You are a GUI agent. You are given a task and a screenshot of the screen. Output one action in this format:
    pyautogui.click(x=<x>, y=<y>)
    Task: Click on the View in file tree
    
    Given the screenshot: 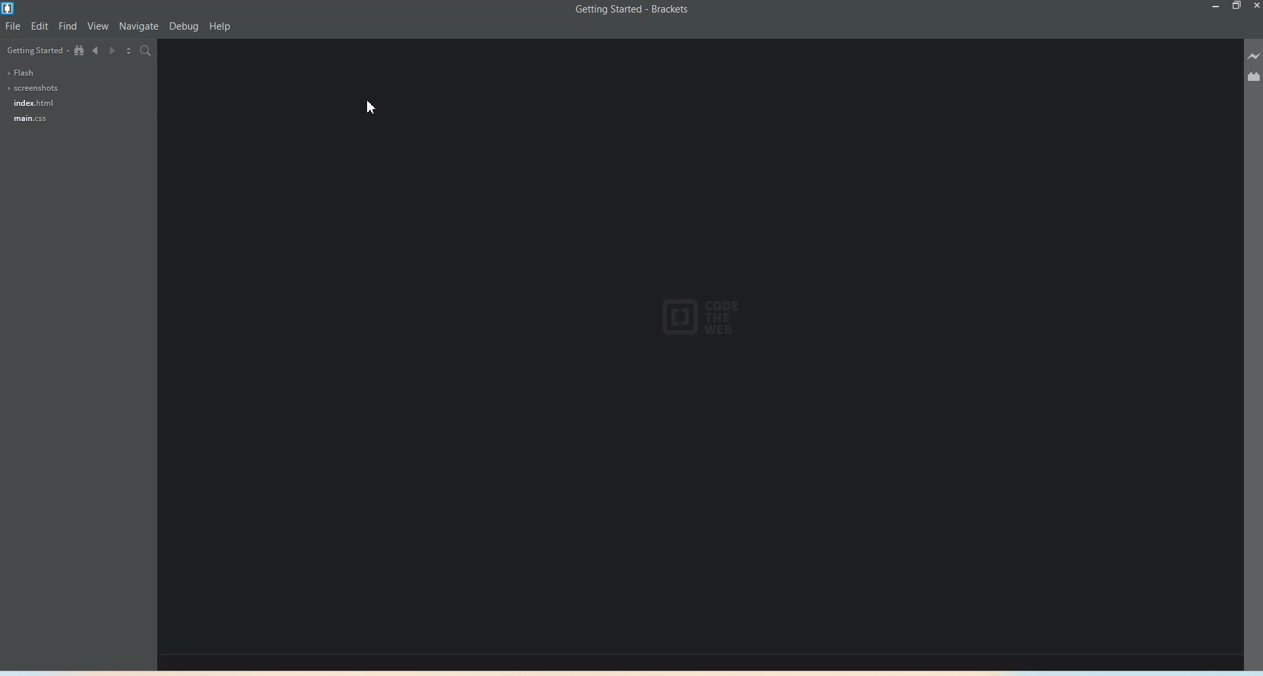 What is the action you would take?
    pyautogui.click(x=80, y=50)
    